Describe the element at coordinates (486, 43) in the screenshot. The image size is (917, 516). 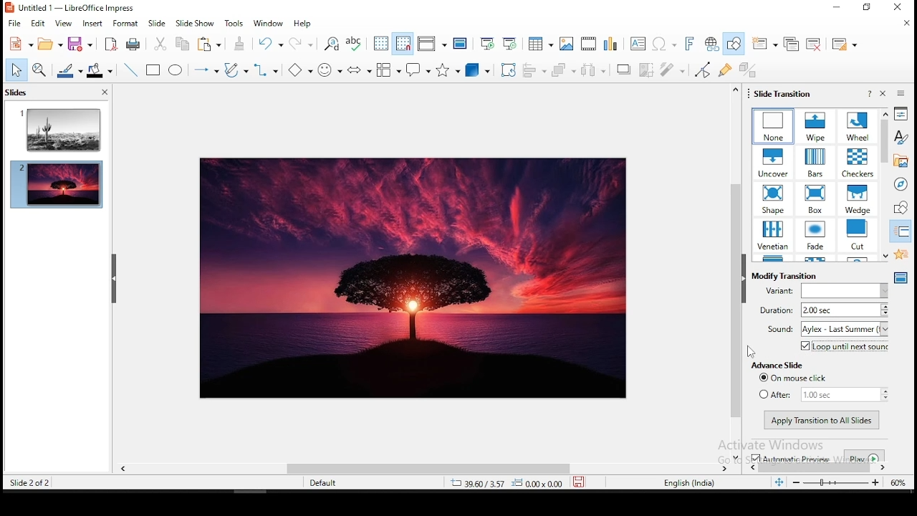
I see `start from first slide` at that location.